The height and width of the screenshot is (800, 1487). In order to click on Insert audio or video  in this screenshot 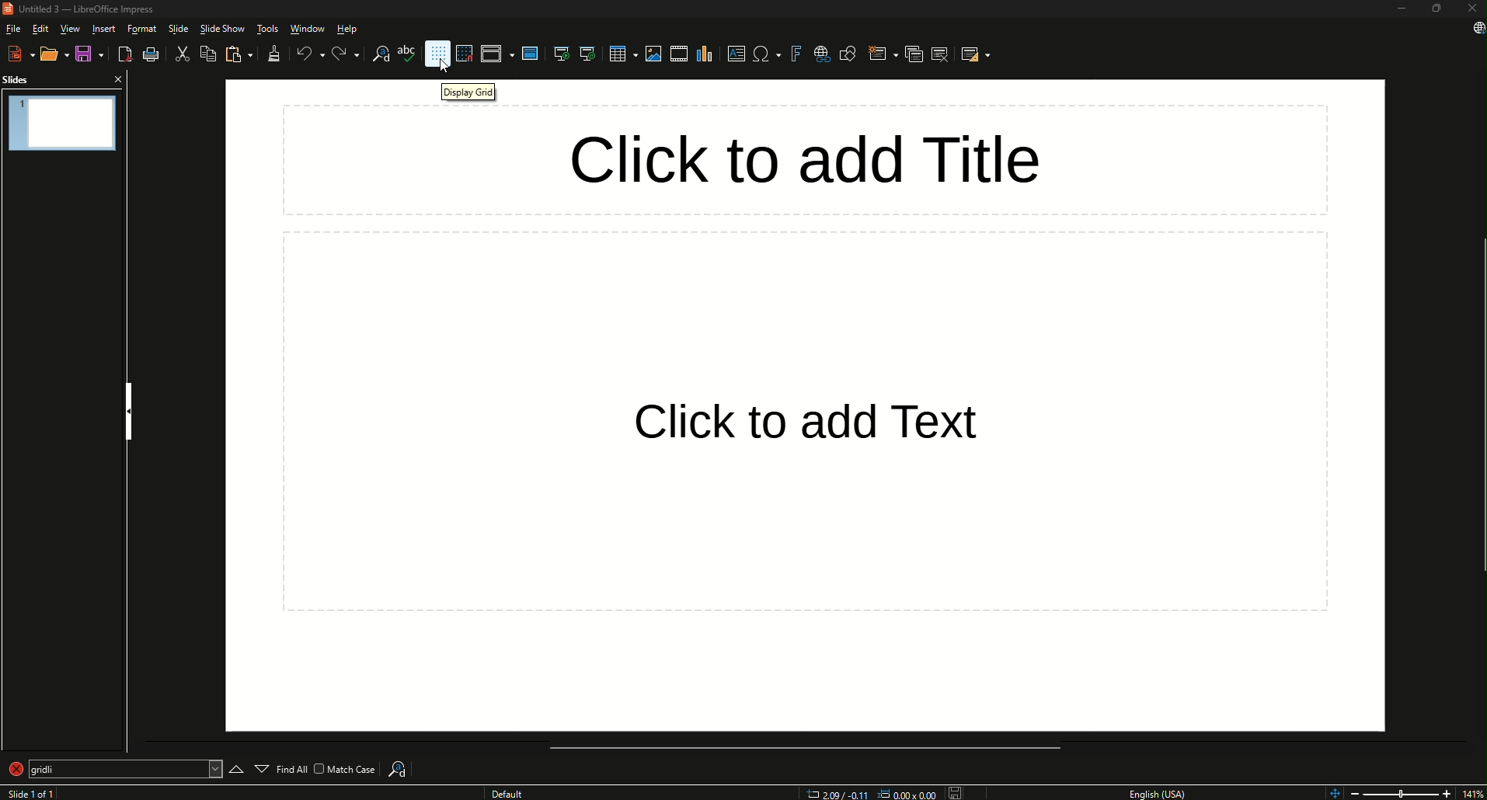, I will do `click(677, 53)`.